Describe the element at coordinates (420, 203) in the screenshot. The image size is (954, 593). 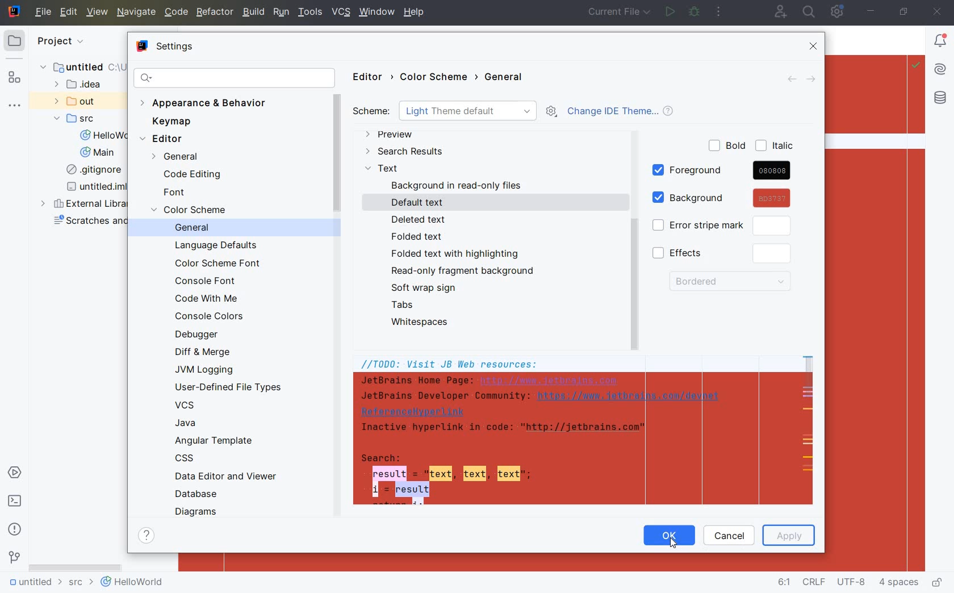
I see `DEFAULT TEXT` at that location.